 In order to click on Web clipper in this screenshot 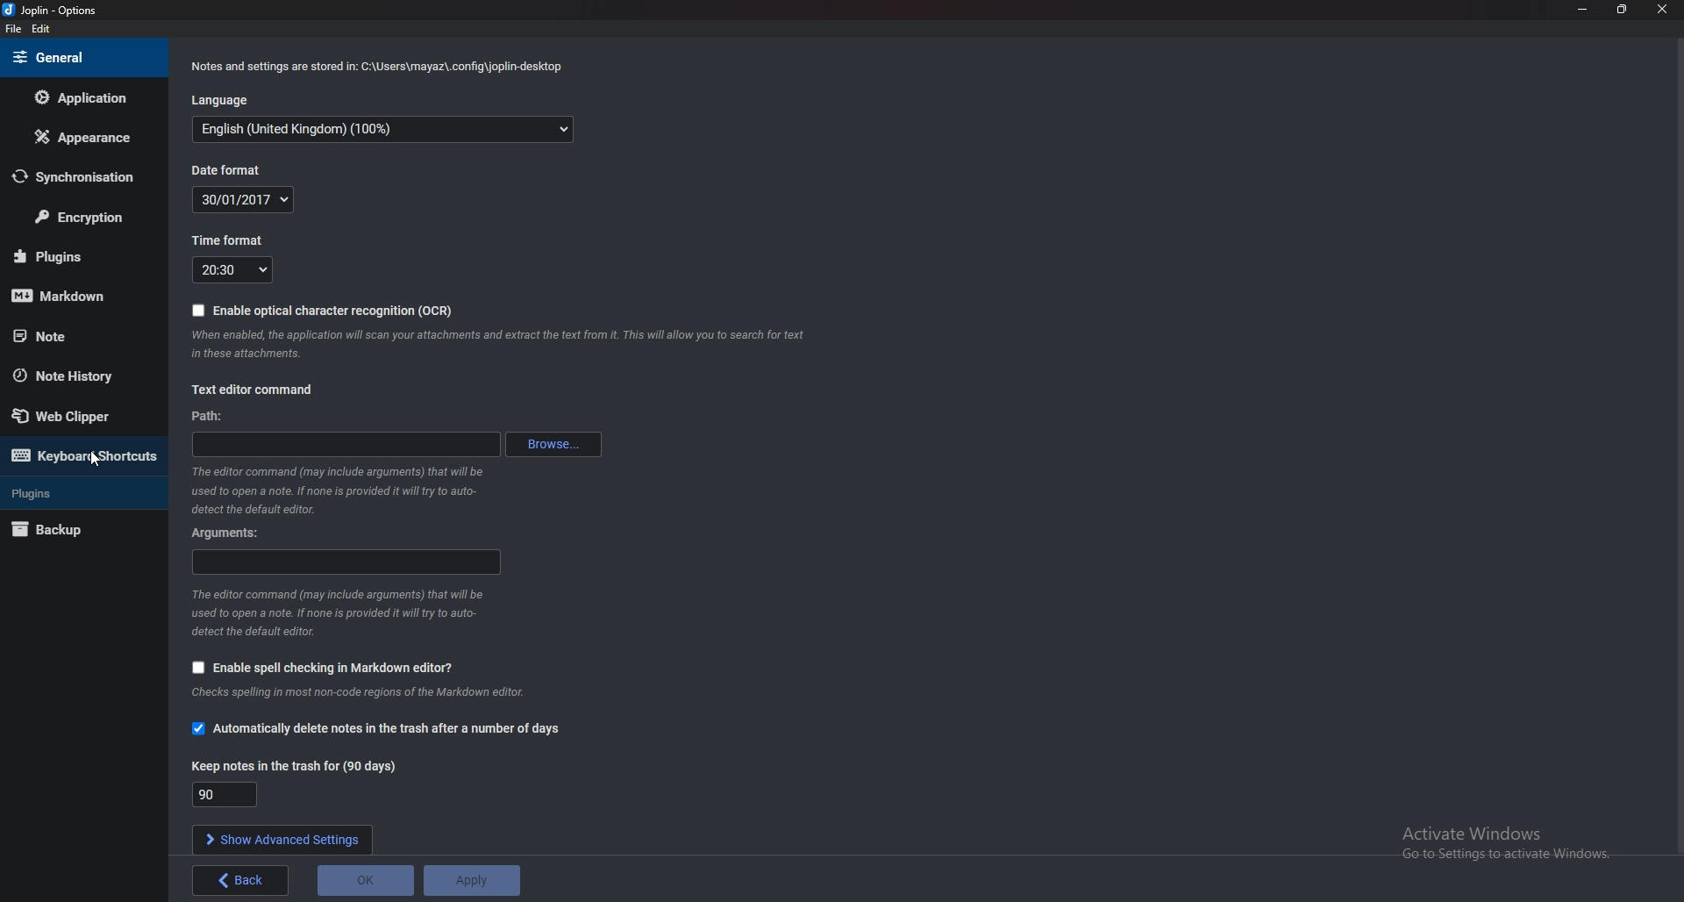, I will do `click(82, 415)`.